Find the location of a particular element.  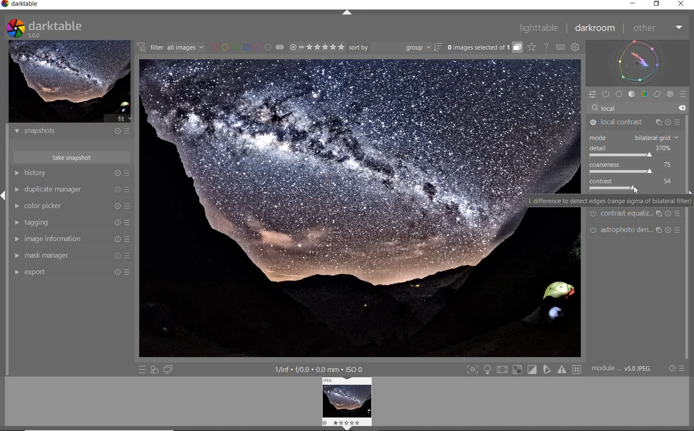

BASE is located at coordinates (619, 94).